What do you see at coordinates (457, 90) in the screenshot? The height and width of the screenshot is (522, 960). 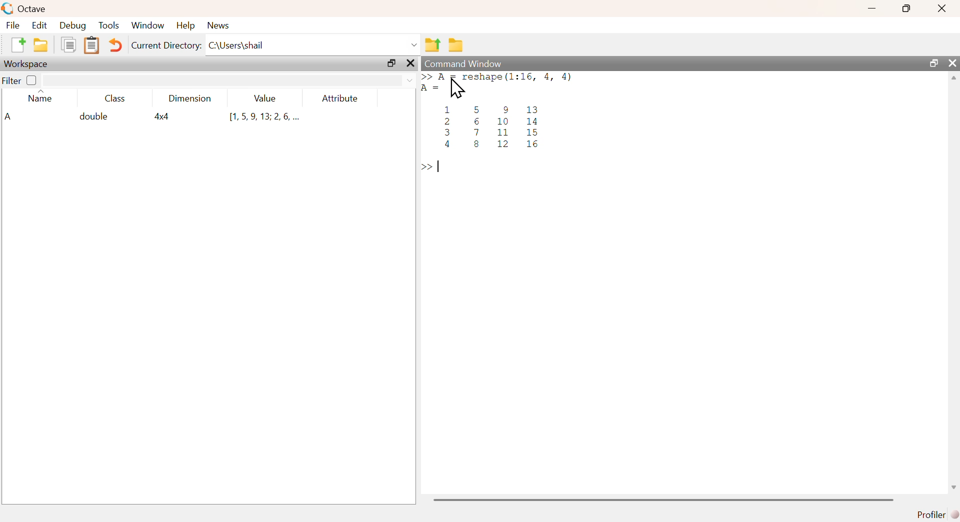 I see `cursor` at bounding box center [457, 90].